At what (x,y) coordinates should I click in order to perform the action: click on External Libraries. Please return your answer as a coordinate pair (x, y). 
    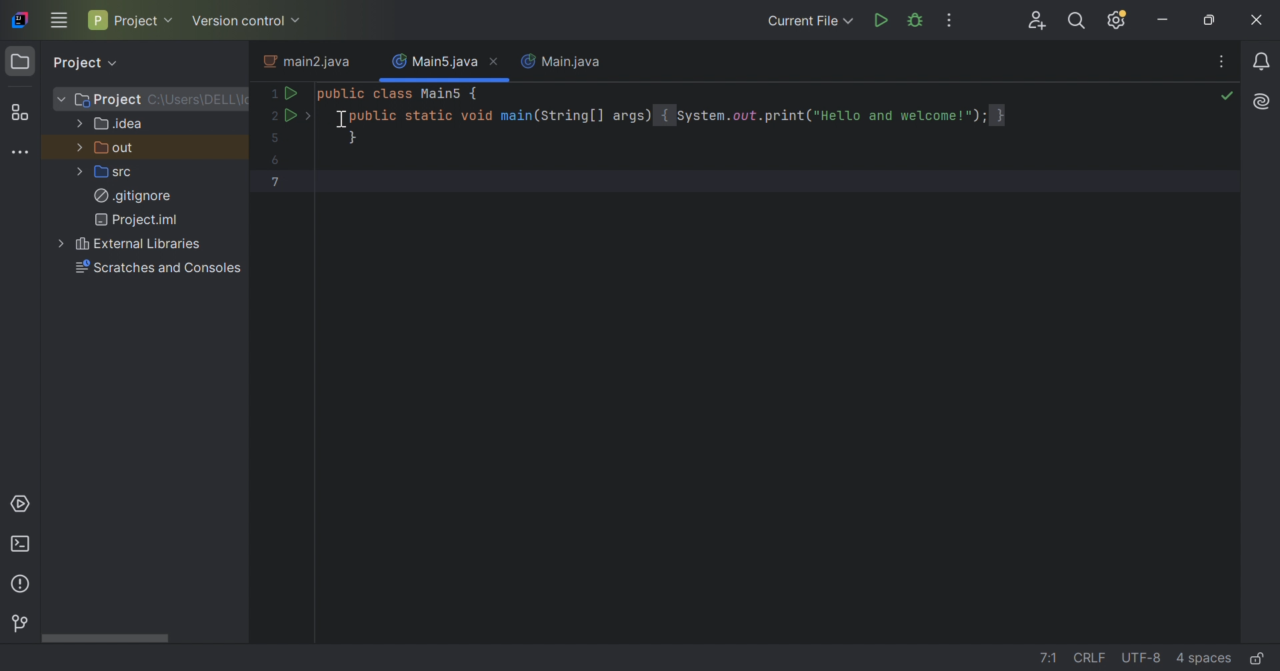
    Looking at the image, I should click on (138, 244).